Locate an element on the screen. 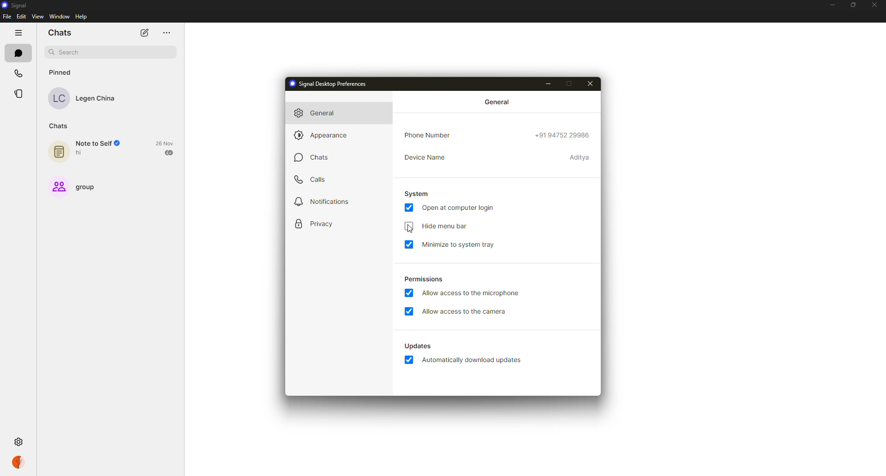 The height and width of the screenshot is (476, 886). general is located at coordinates (316, 113).